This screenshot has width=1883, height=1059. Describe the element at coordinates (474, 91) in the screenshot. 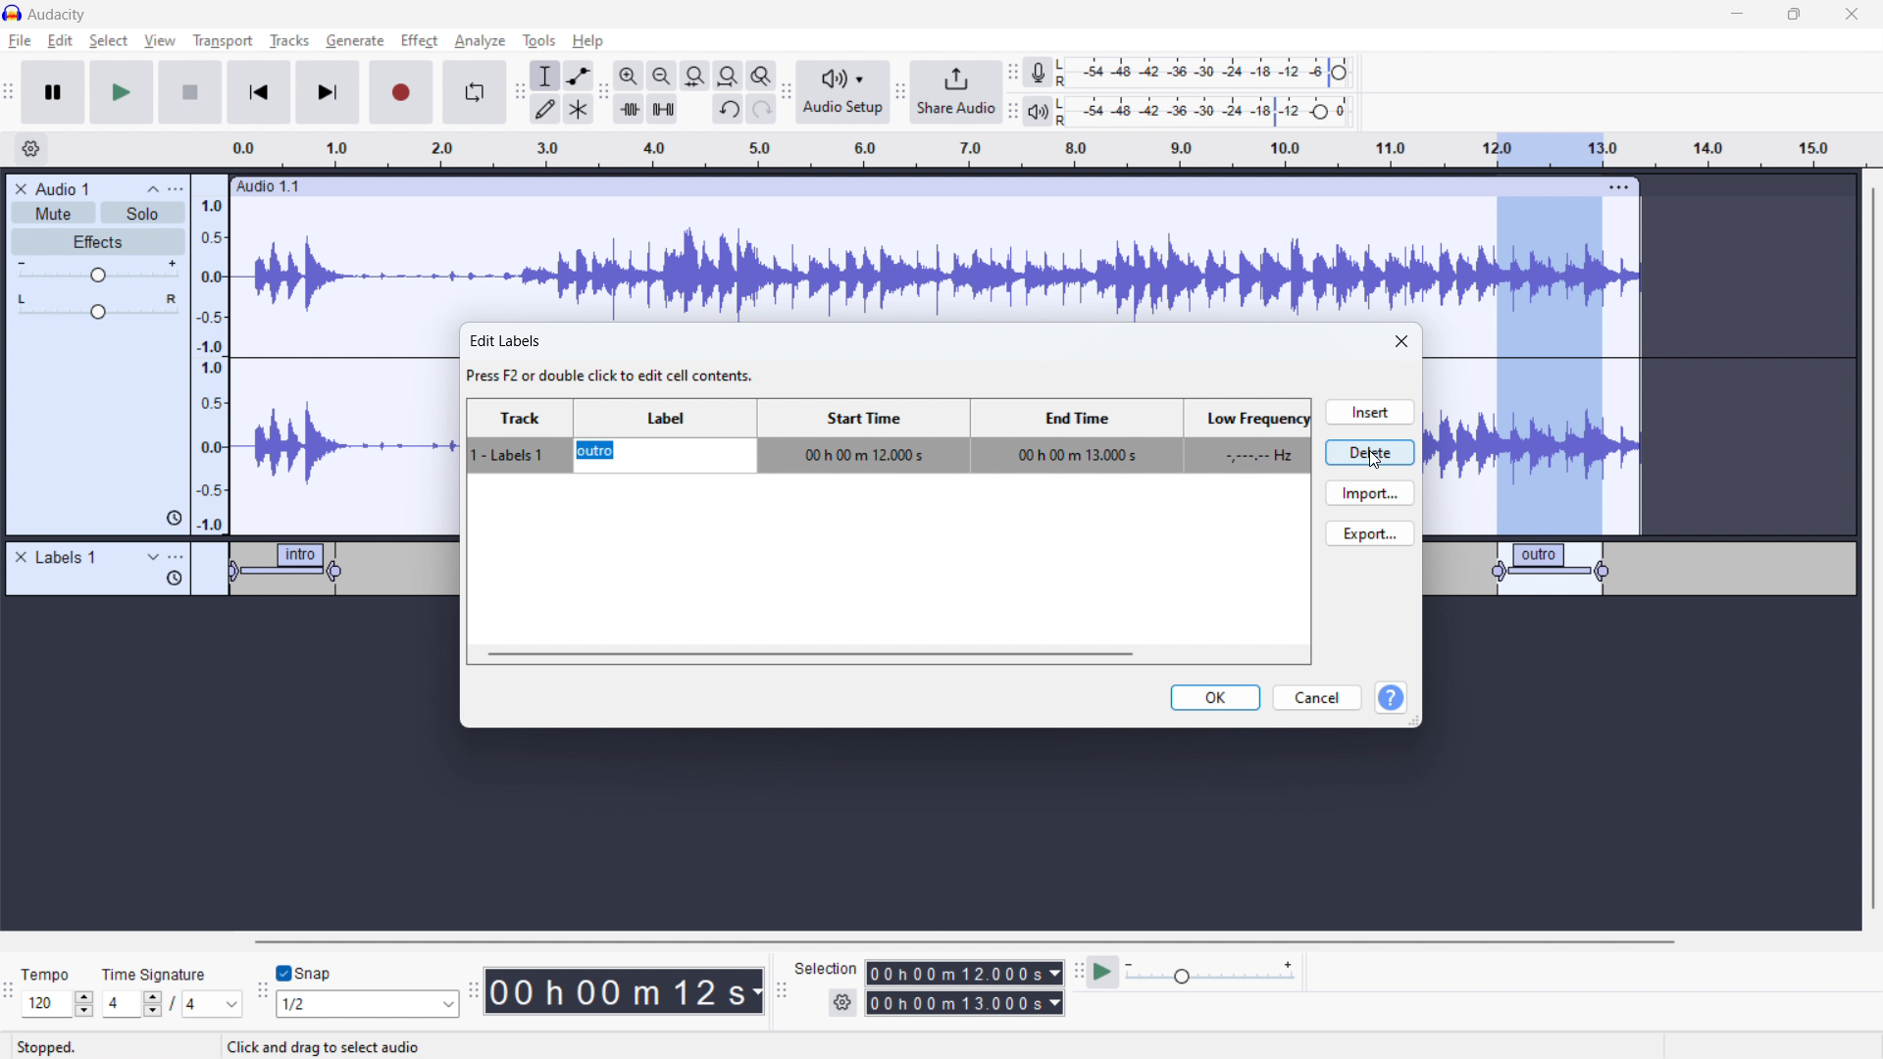

I see `enable loop` at that location.